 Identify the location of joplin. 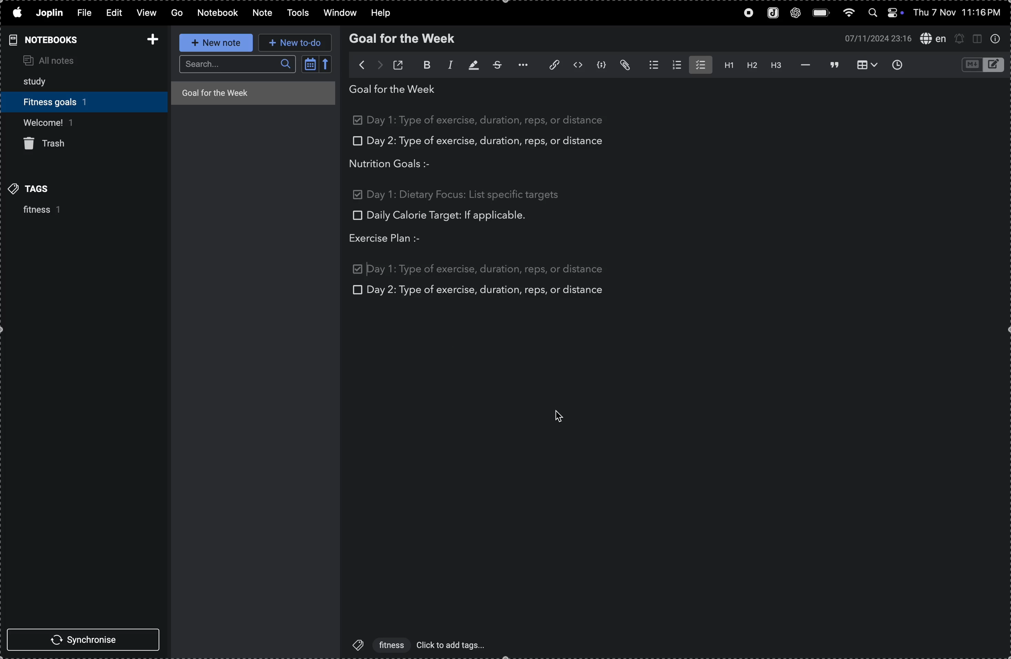
(771, 12).